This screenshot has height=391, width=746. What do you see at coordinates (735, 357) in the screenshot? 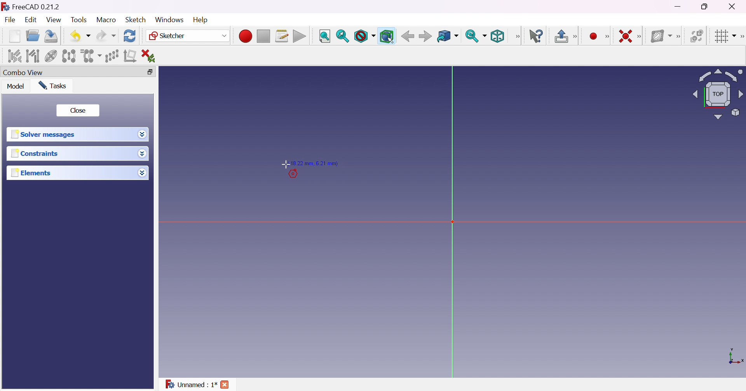
I see `x, y axis` at bounding box center [735, 357].